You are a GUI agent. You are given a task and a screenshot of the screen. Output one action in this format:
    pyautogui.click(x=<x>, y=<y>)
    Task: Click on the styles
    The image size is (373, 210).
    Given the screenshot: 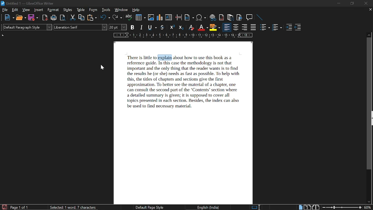 What is the action you would take?
    pyautogui.click(x=68, y=10)
    